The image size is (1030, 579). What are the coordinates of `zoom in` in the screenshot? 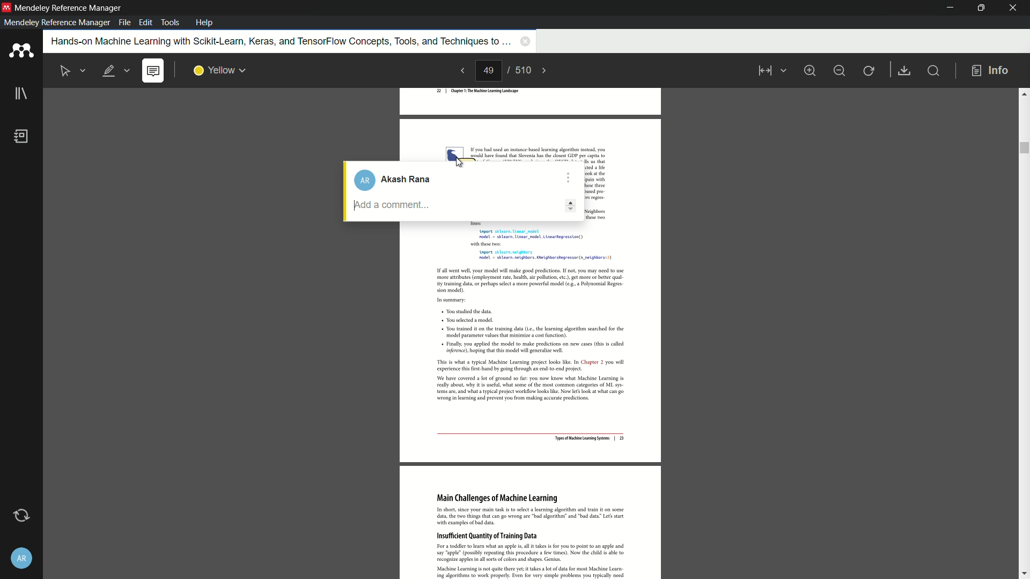 It's located at (810, 70).